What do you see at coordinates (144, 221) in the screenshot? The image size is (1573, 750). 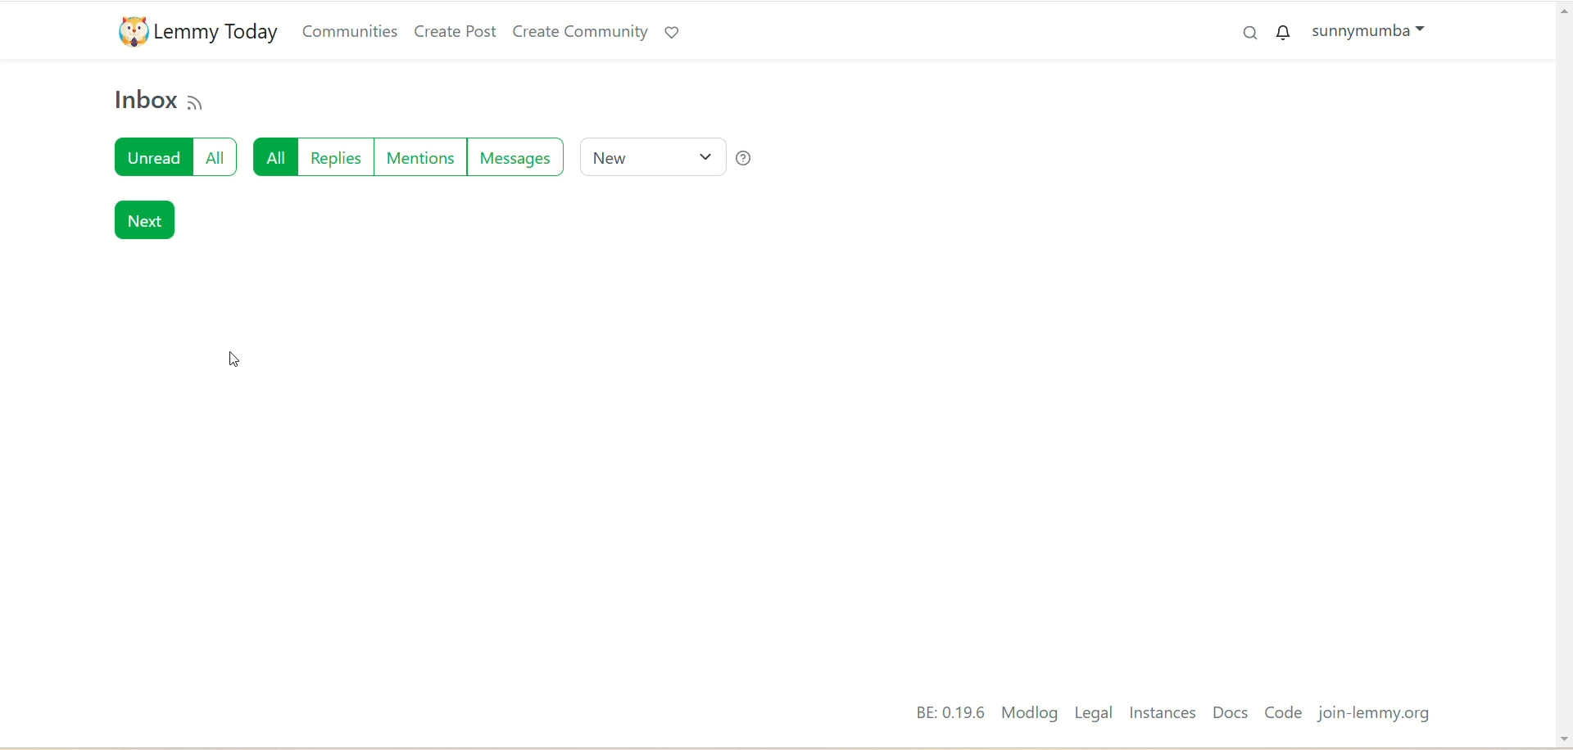 I see `Next` at bounding box center [144, 221].